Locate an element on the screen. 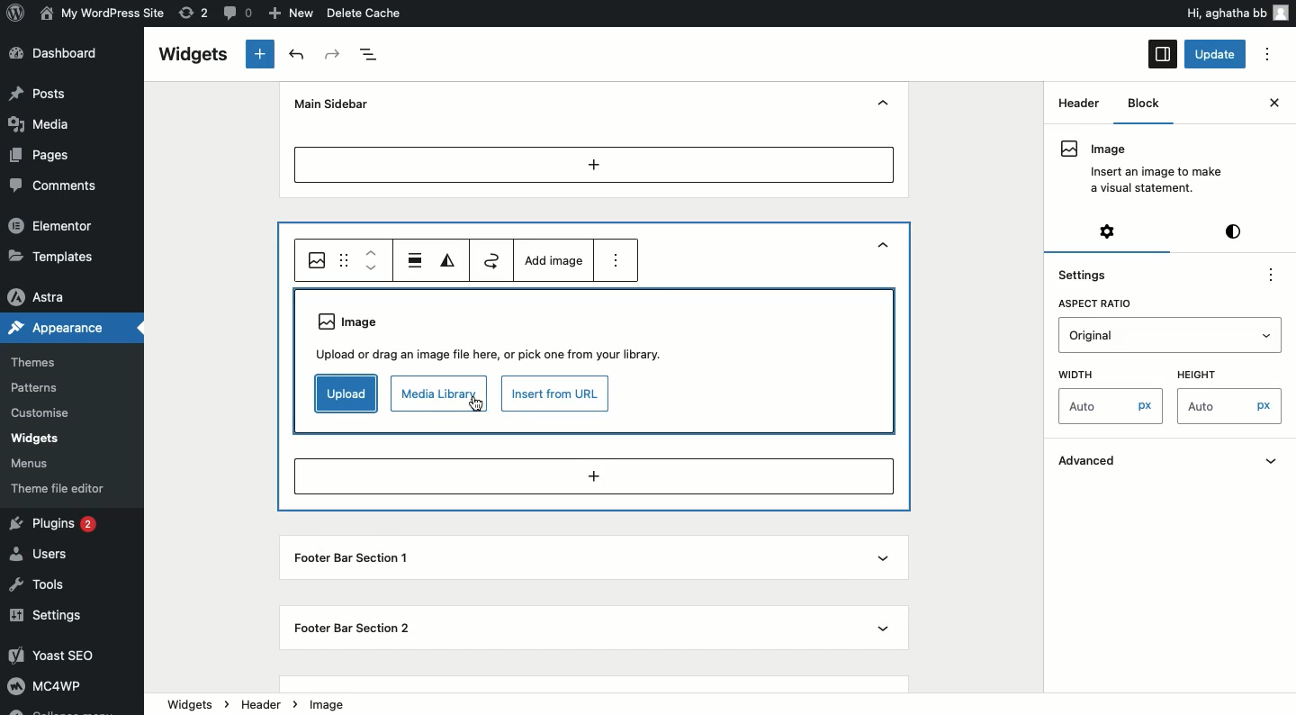 Image resolution: width=1296 pixels, height=715 pixels. Menus is located at coordinates (32, 465).